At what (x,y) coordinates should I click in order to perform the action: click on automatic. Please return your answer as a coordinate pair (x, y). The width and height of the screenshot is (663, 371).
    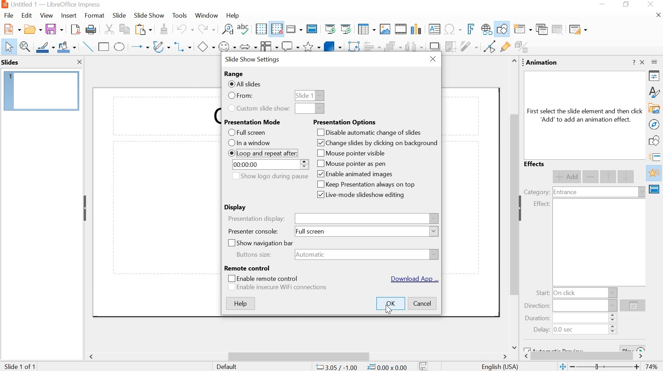
    Looking at the image, I should click on (313, 255).